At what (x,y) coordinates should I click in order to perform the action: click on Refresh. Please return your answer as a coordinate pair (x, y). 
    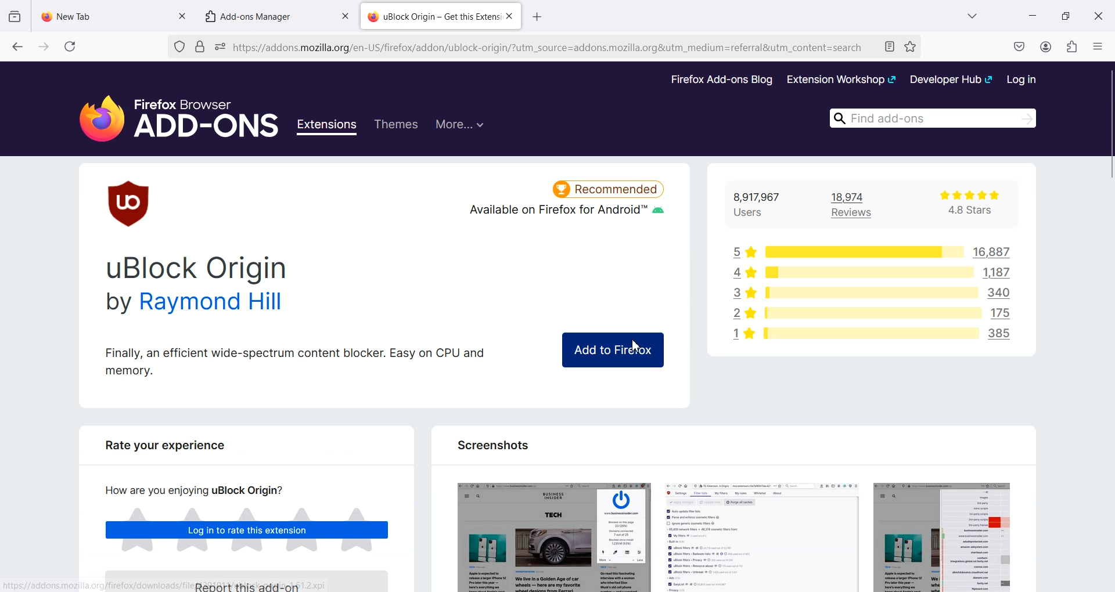
    Looking at the image, I should click on (70, 46).